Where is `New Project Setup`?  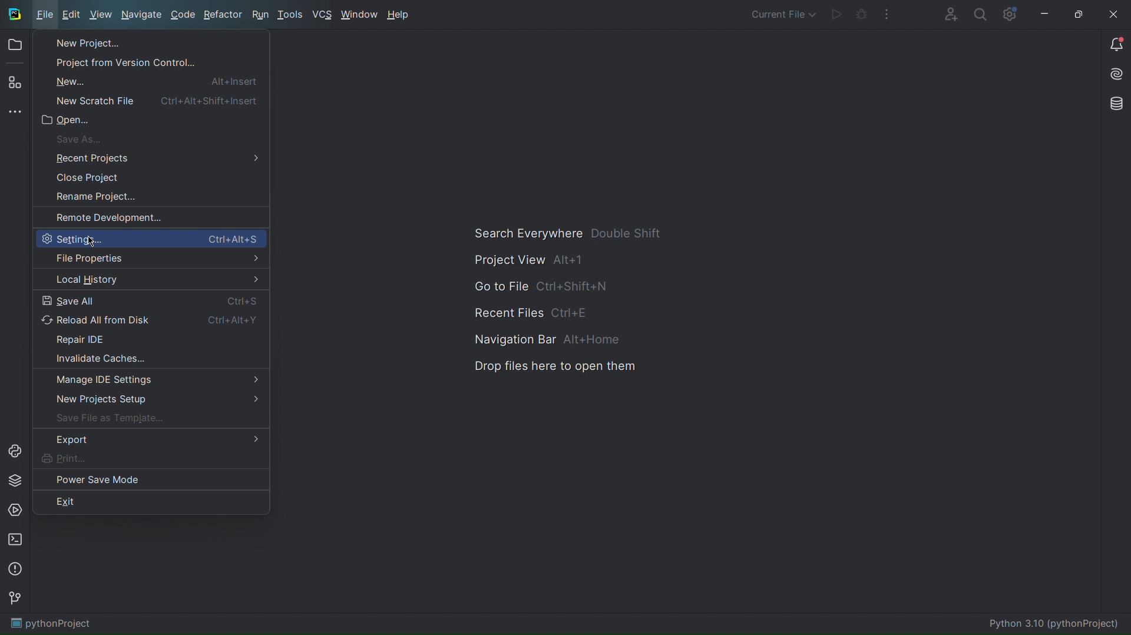 New Project Setup is located at coordinates (143, 401).